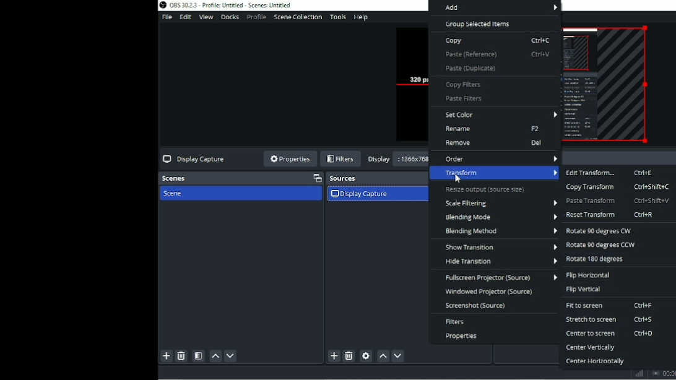 Image resolution: width=676 pixels, height=380 pixels. What do you see at coordinates (594, 361) in the screenshot?
I see `Center horizontally` at bounding box center [594, 361].